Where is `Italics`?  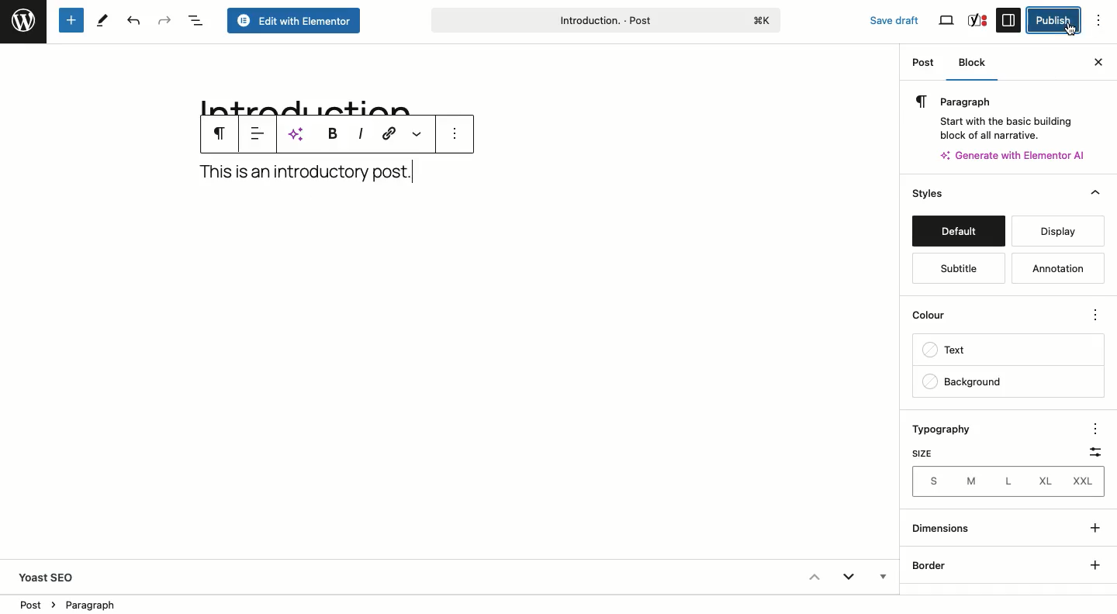
Italics is located at coordinates (361, 133).